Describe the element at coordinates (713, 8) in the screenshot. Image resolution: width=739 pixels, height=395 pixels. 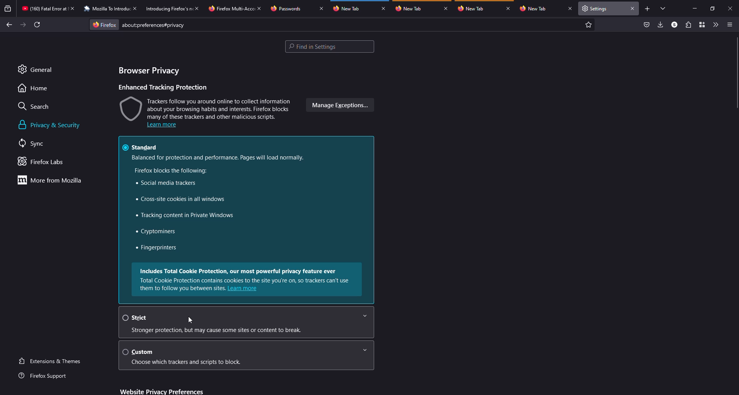
I see `maximize` at that location.